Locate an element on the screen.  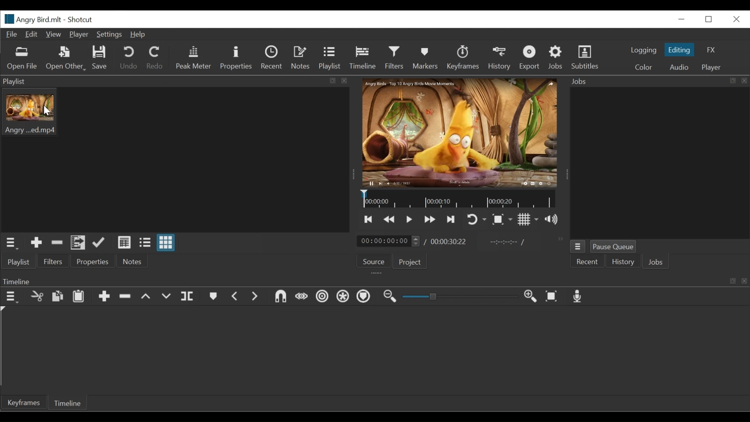
Settings is located at coordinates (109, 34).